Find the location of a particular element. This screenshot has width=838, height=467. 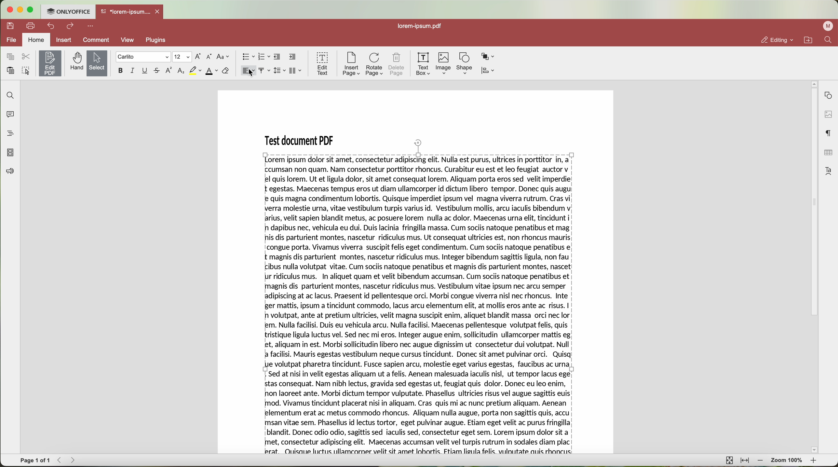

bullet points is located at coordinates (248, 57).